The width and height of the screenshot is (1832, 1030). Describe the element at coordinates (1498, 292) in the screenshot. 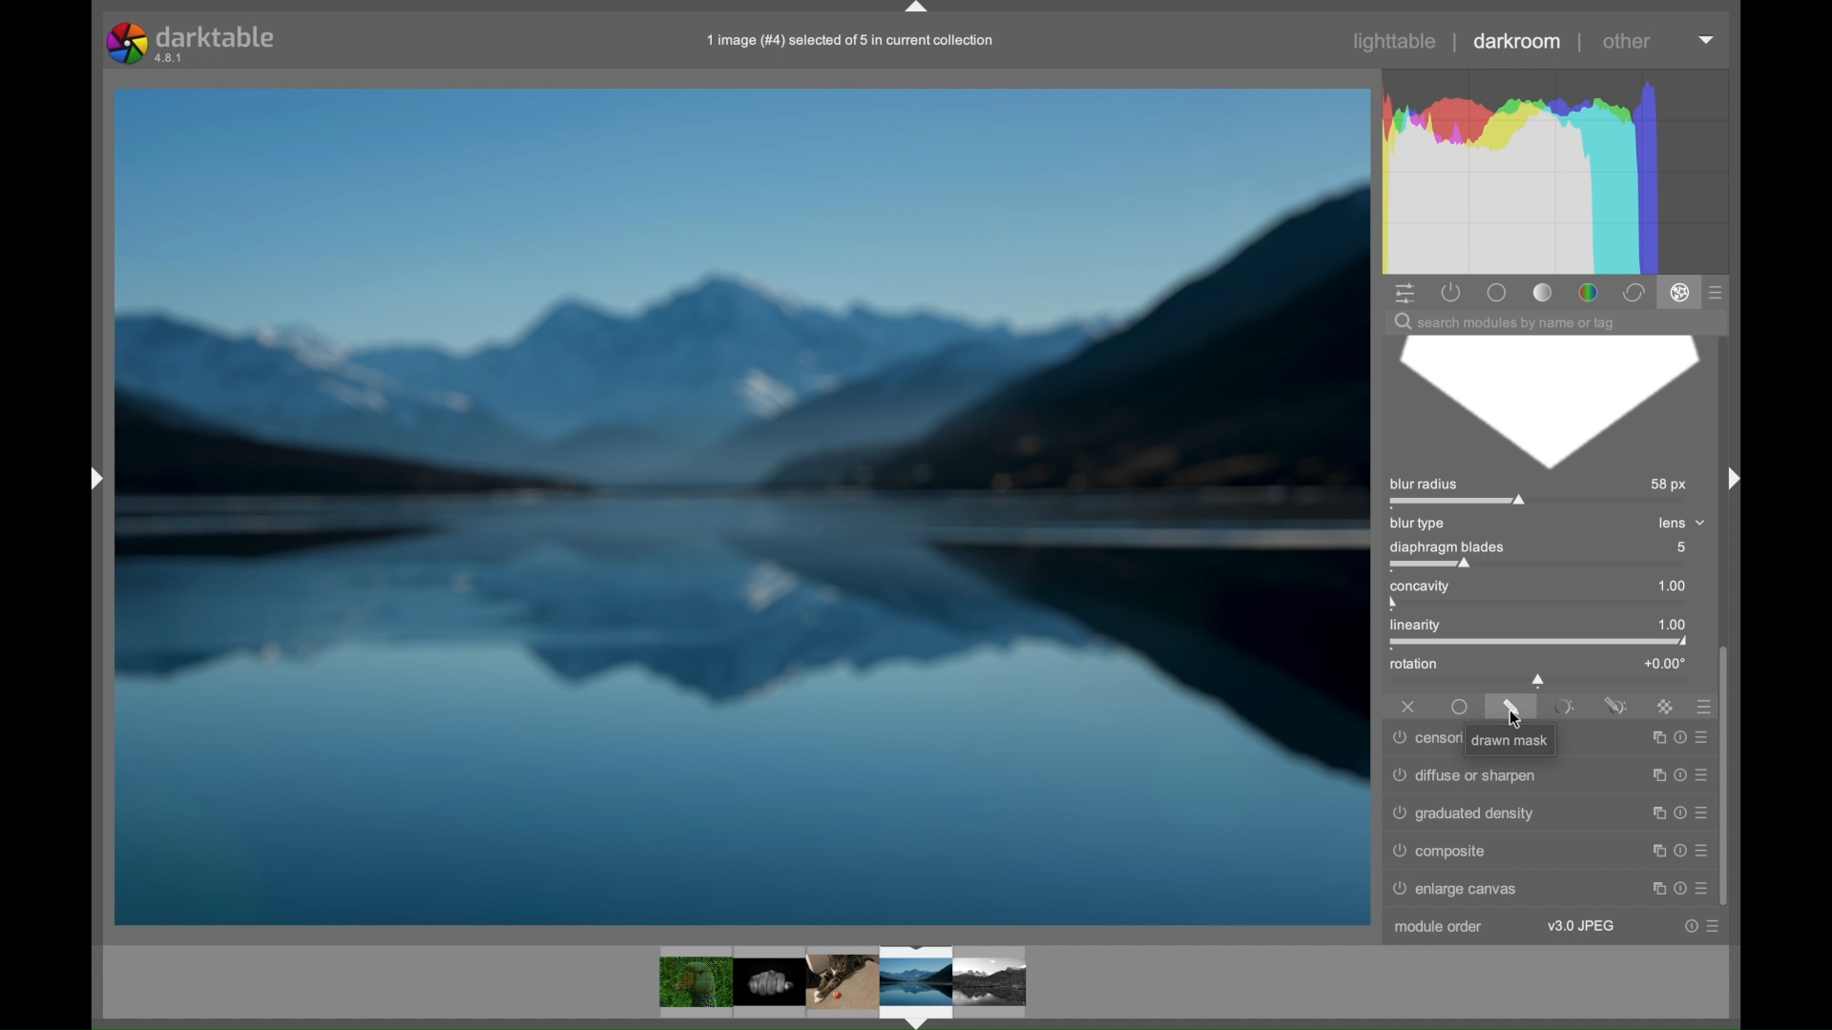

I see `base` at that location.